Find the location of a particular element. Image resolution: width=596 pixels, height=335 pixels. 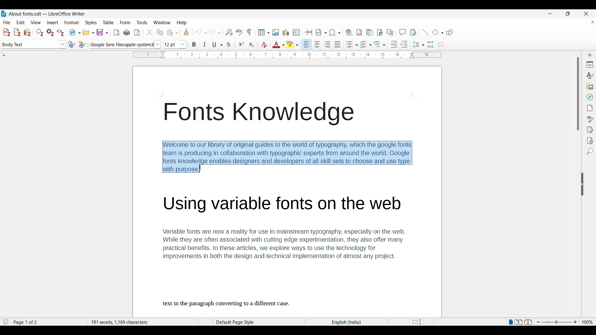

Styles is located at coordinates (590, 75).